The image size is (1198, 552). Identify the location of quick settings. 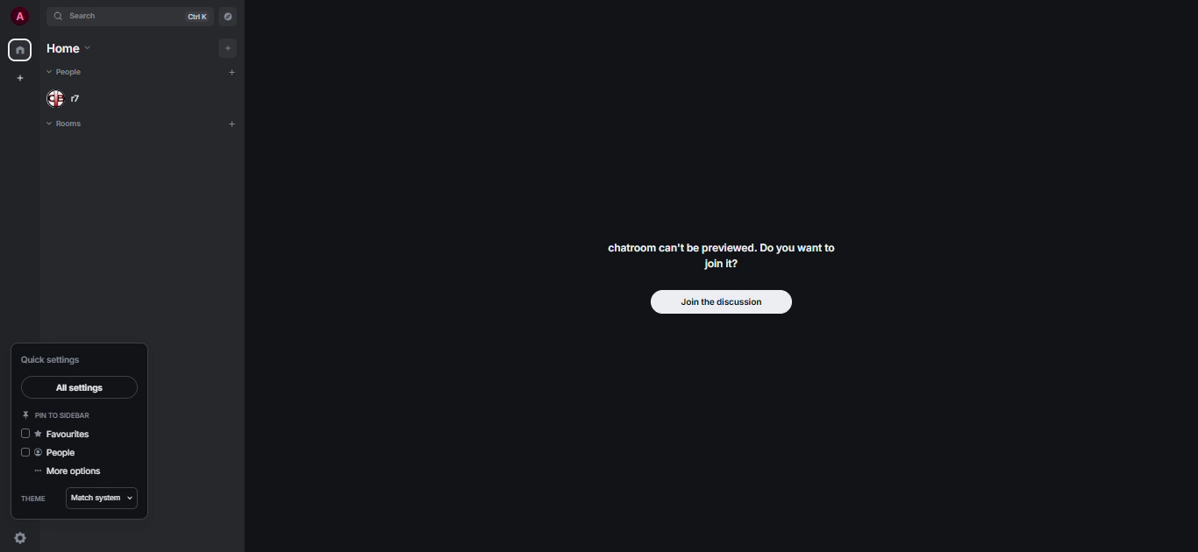
(51, 358).